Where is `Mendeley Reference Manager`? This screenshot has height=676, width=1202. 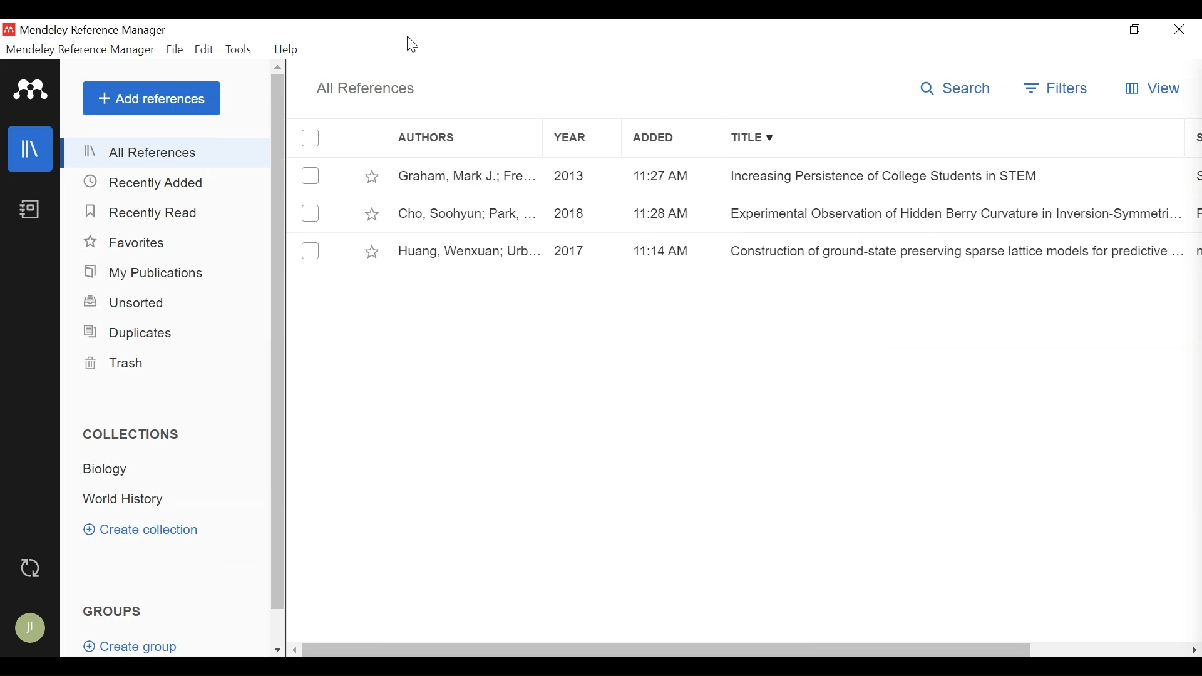 Mendeley Reference Manager is located at coordinates (96, 31).